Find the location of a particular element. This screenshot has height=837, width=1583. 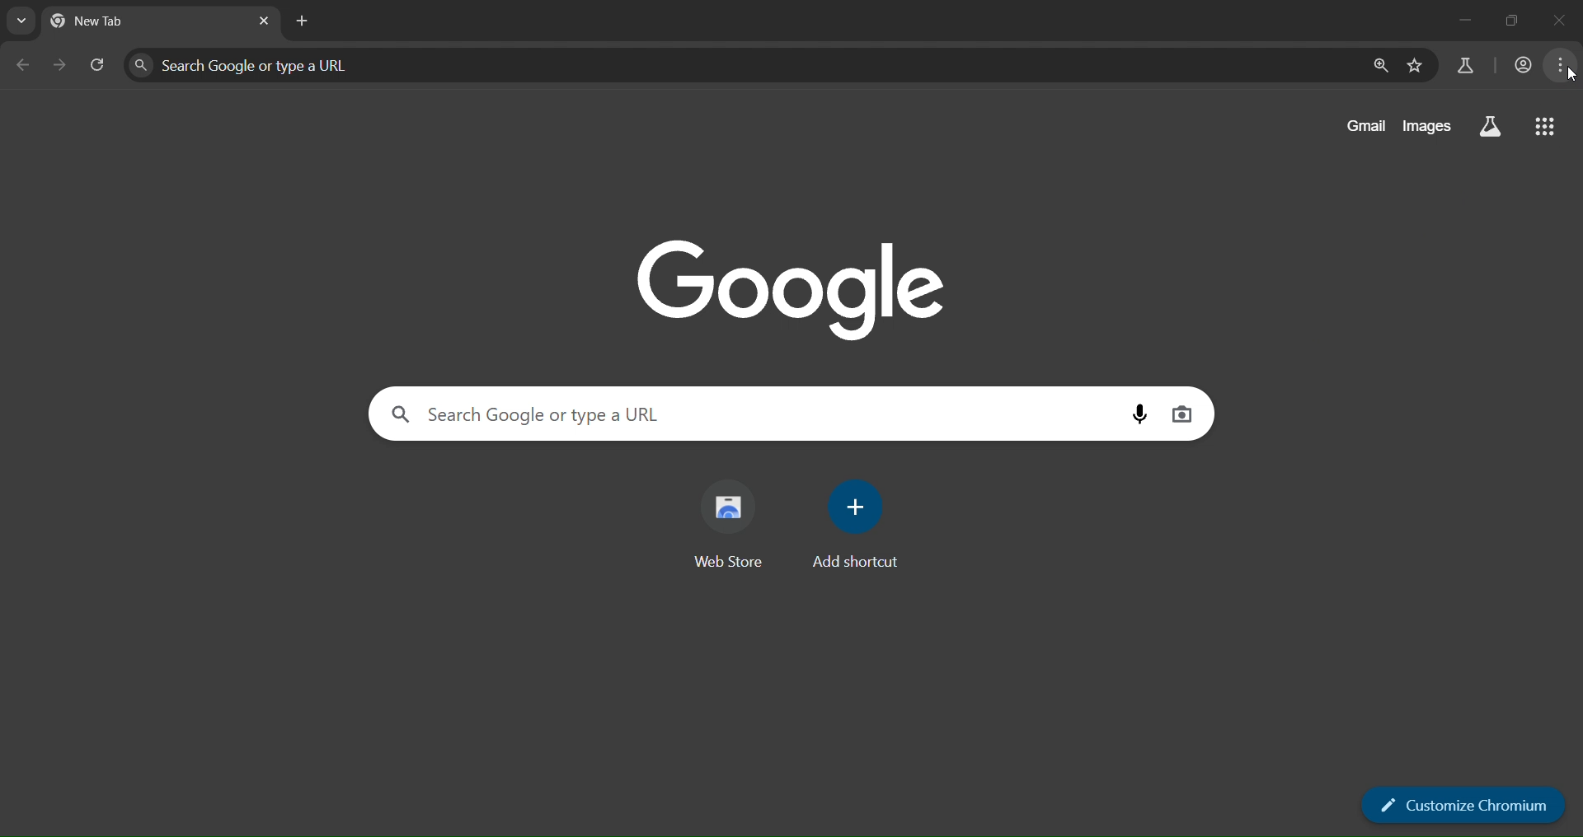

Google logo is located at coordinates (793, 289).